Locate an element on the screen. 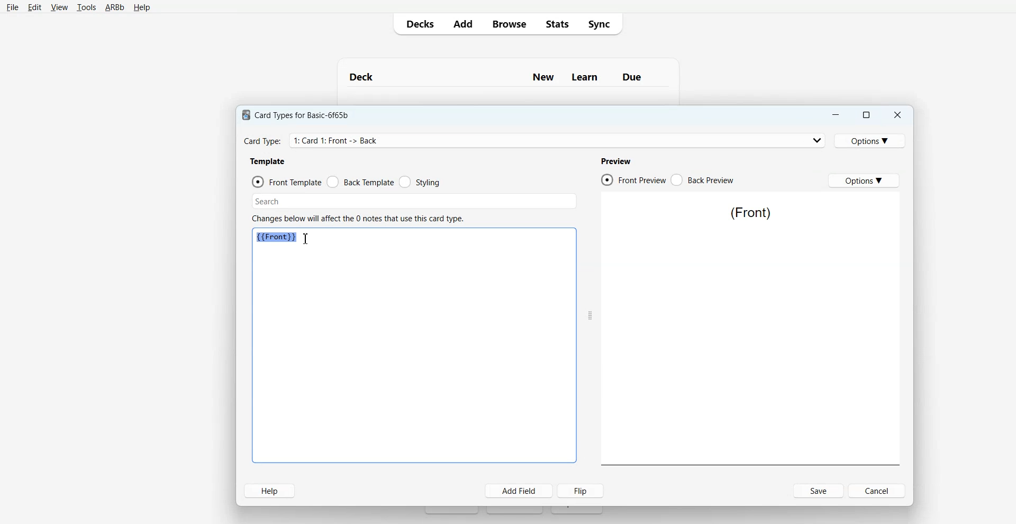  Close is located at coordinates (897, 114).